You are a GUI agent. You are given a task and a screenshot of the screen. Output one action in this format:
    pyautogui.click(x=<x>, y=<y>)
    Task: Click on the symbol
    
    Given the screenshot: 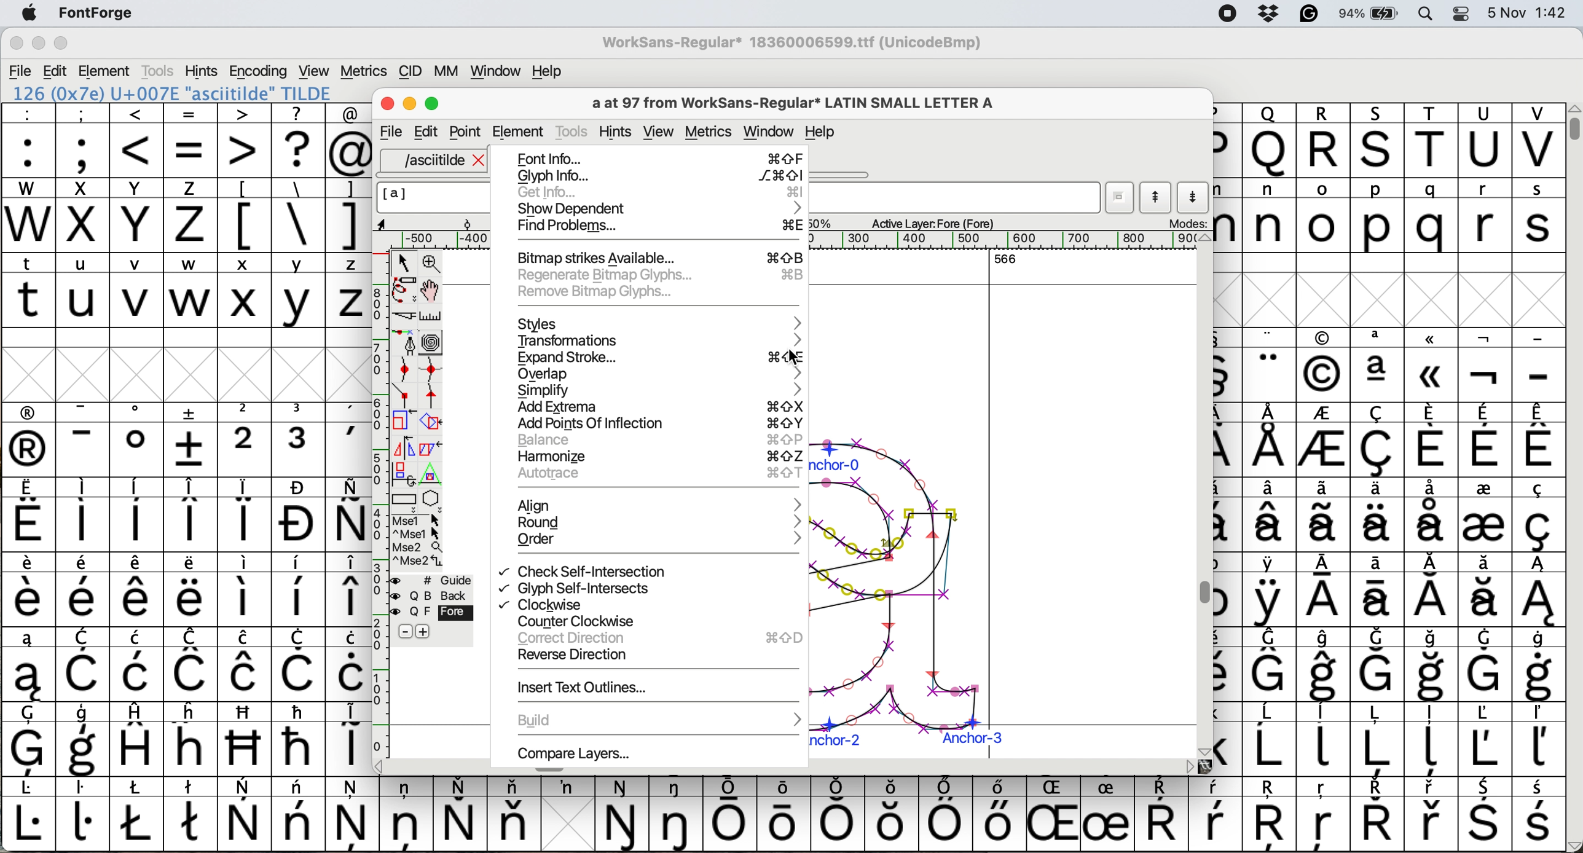 What is the action you would take?
    pyautogui.click(x=1538, y=590)
    